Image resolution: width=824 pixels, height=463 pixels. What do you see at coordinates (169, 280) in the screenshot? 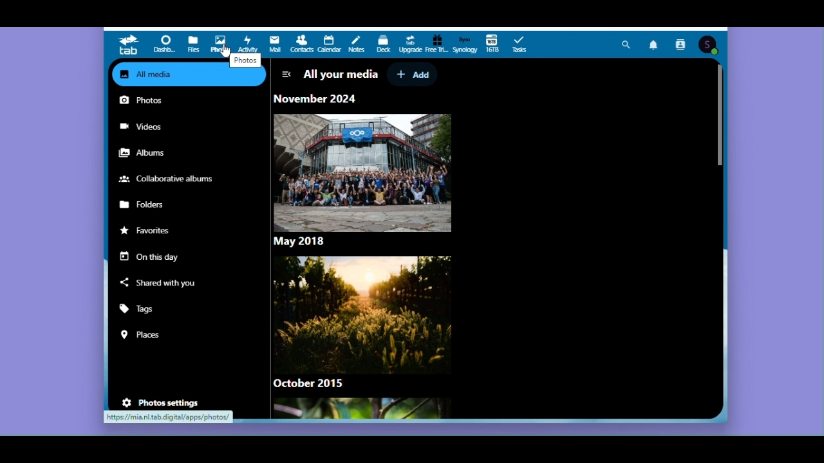
I see `Share with you` at bounding box center [169, 280].